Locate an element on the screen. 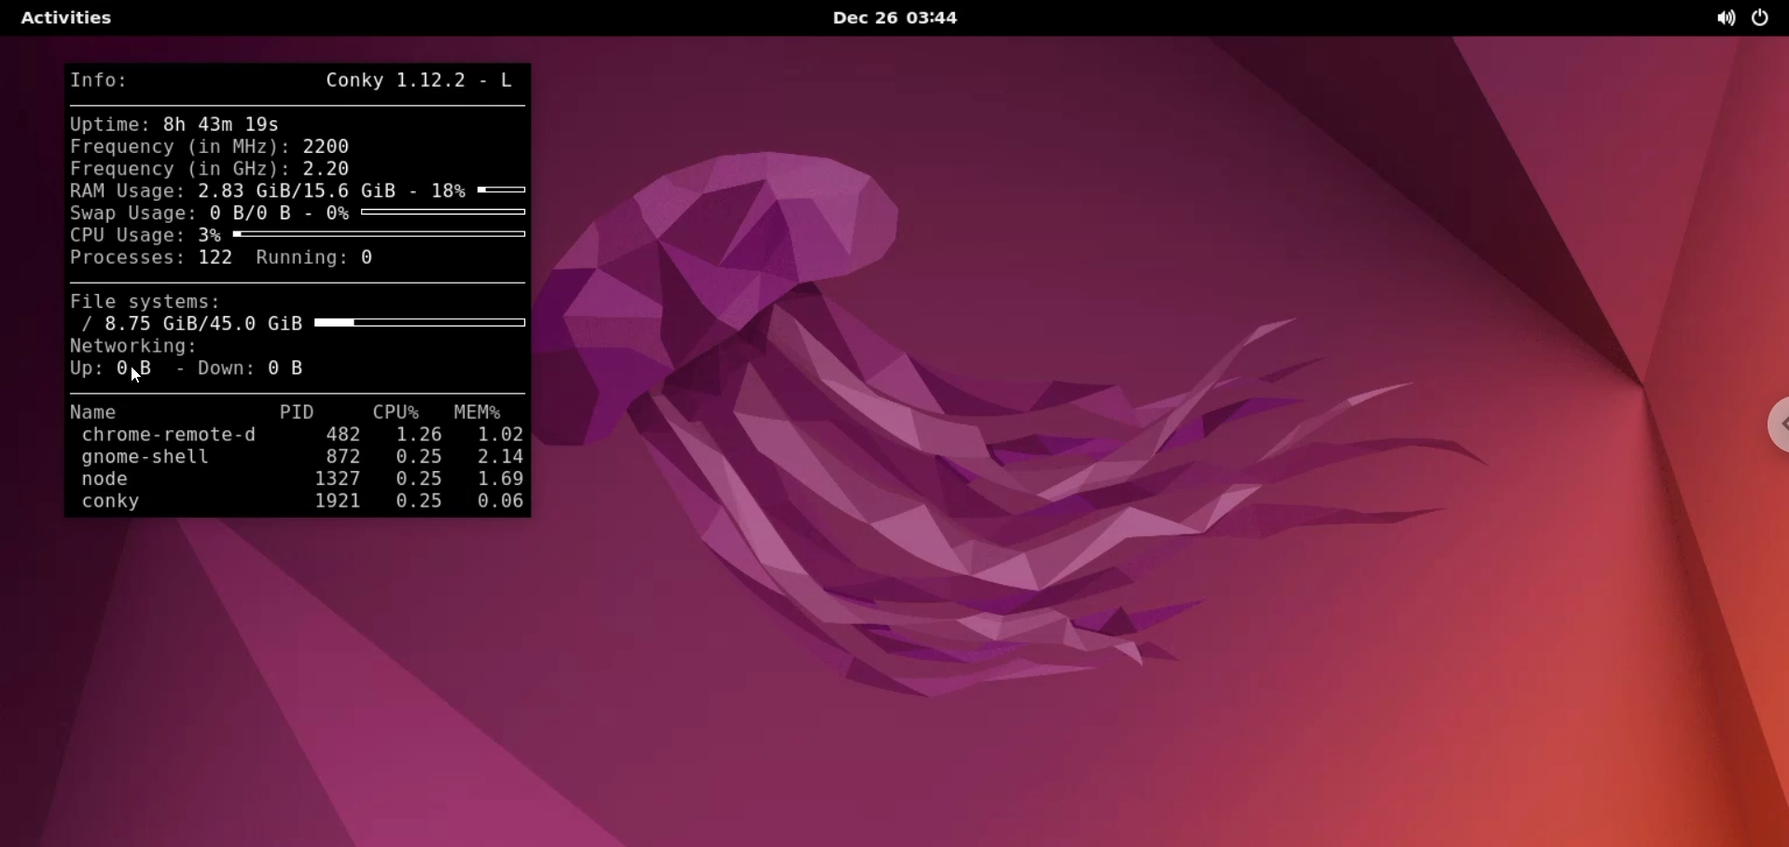 This screenshot has height=847, width=1789. 0 B is located at coordinates (133, 373).